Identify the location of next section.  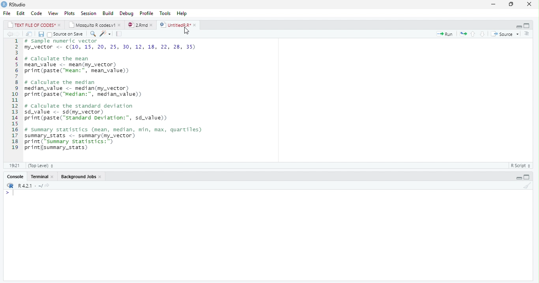
(482, 34).